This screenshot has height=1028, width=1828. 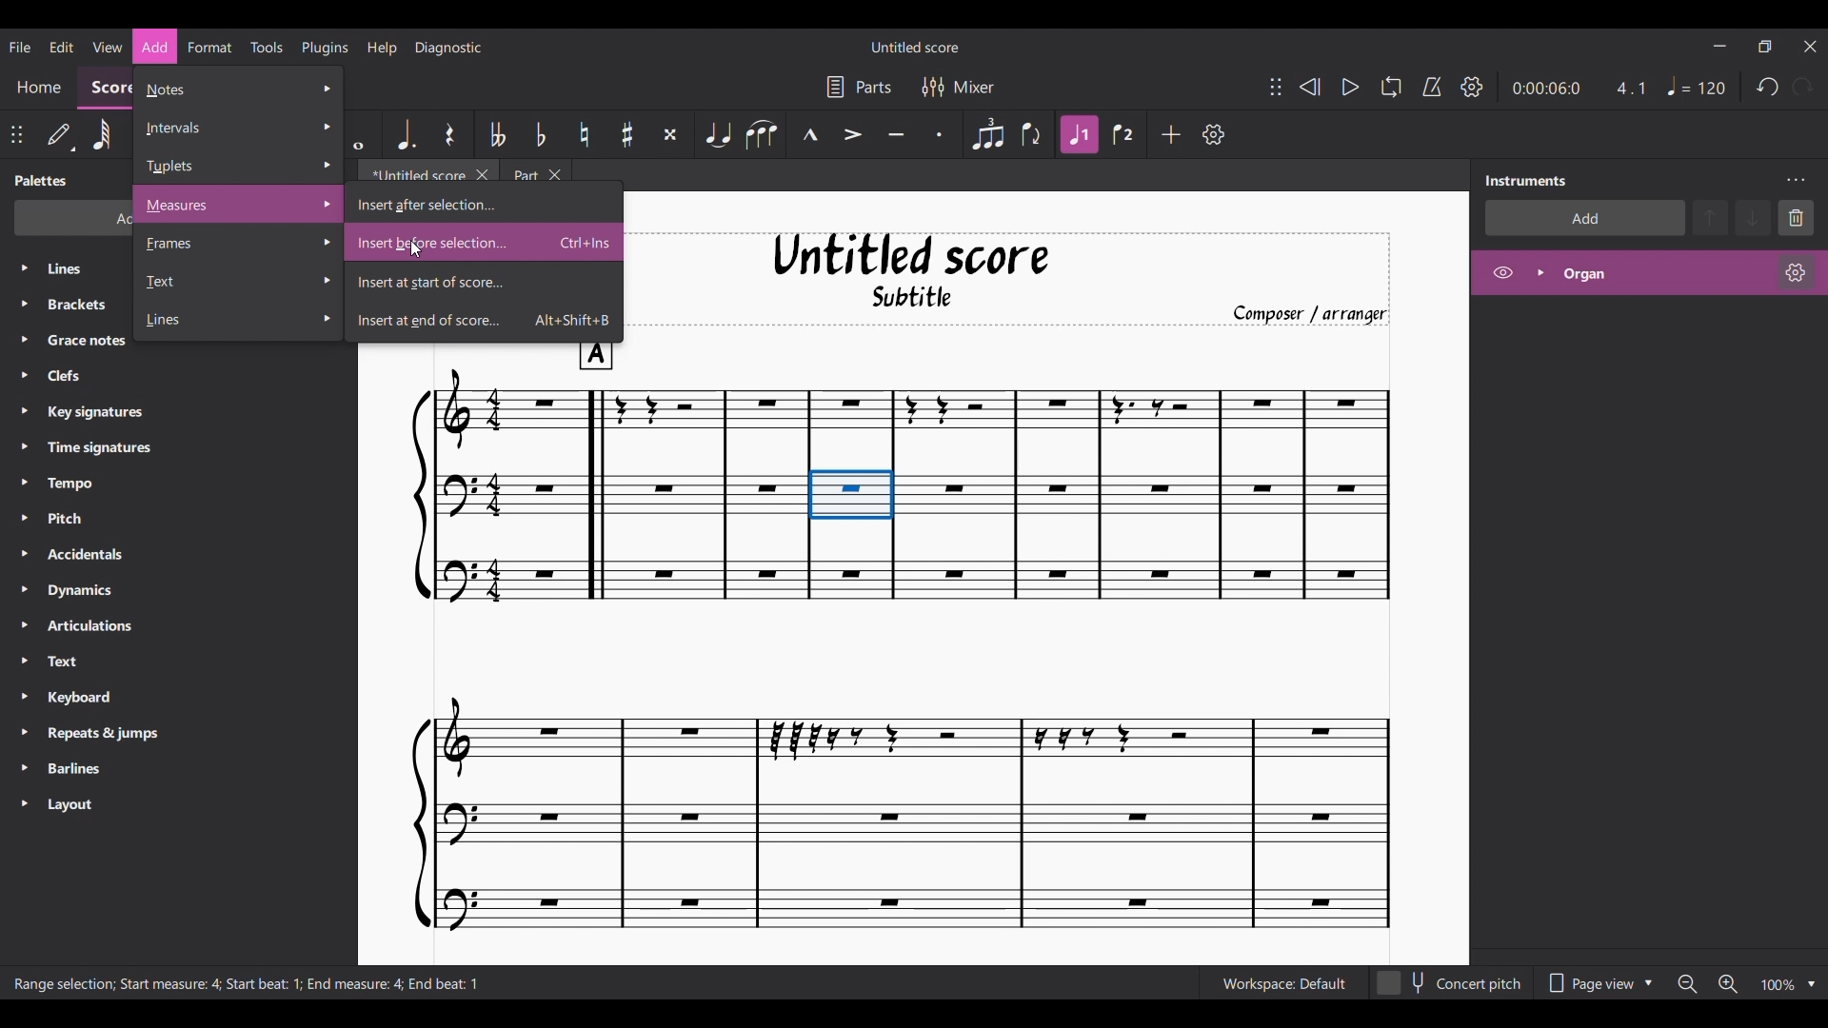 I want to click on Add instrument, so click(x=1584, y=219).